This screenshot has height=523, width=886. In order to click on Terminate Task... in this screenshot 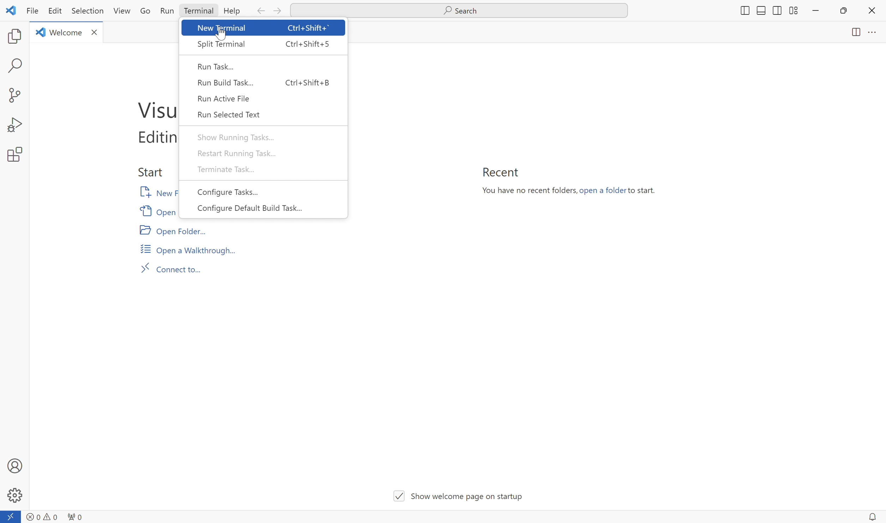, I will do `click(229, 169)`.